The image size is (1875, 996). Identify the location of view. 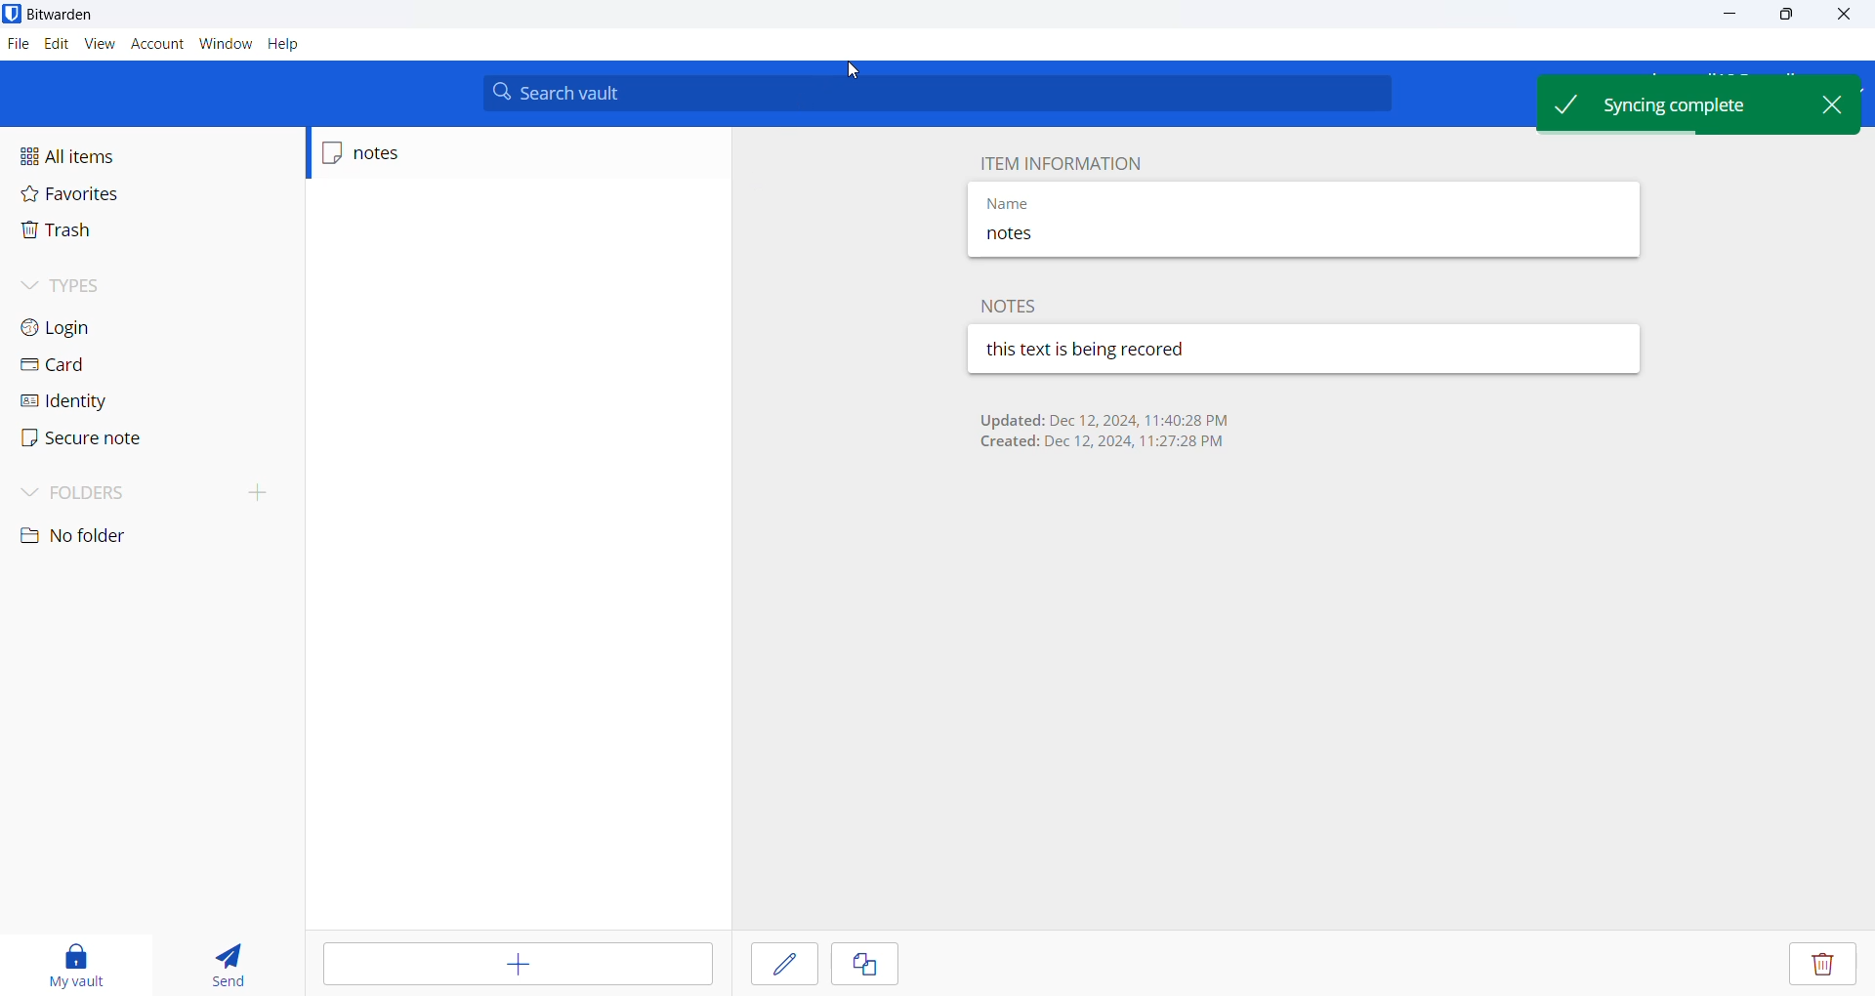
(98, 44).